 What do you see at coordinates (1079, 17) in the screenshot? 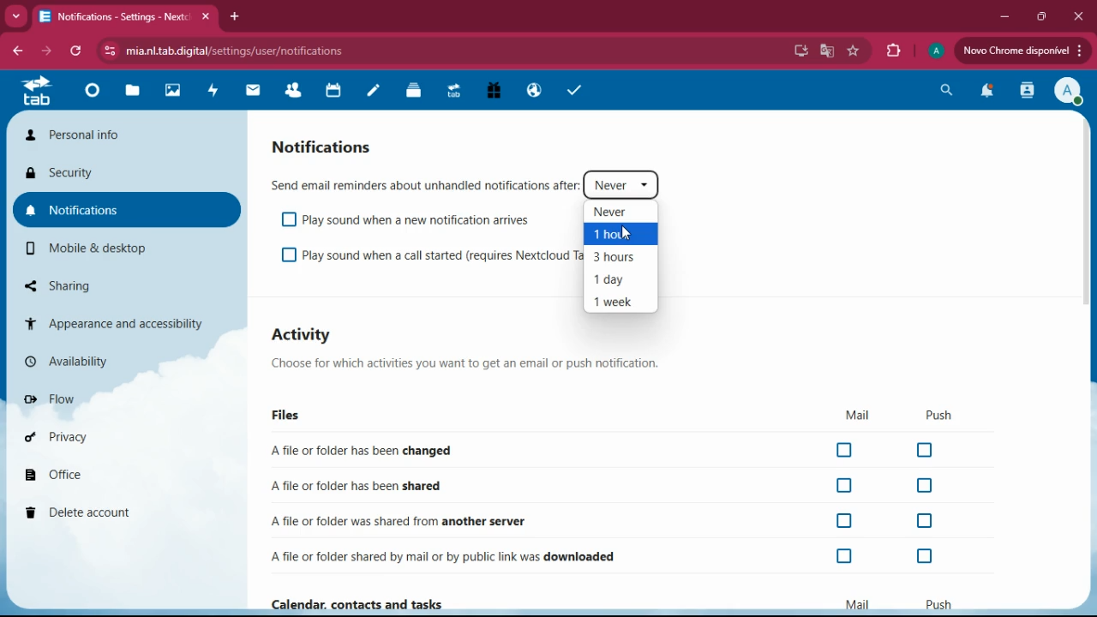
I see `close` at bounding box center [1079, 17].